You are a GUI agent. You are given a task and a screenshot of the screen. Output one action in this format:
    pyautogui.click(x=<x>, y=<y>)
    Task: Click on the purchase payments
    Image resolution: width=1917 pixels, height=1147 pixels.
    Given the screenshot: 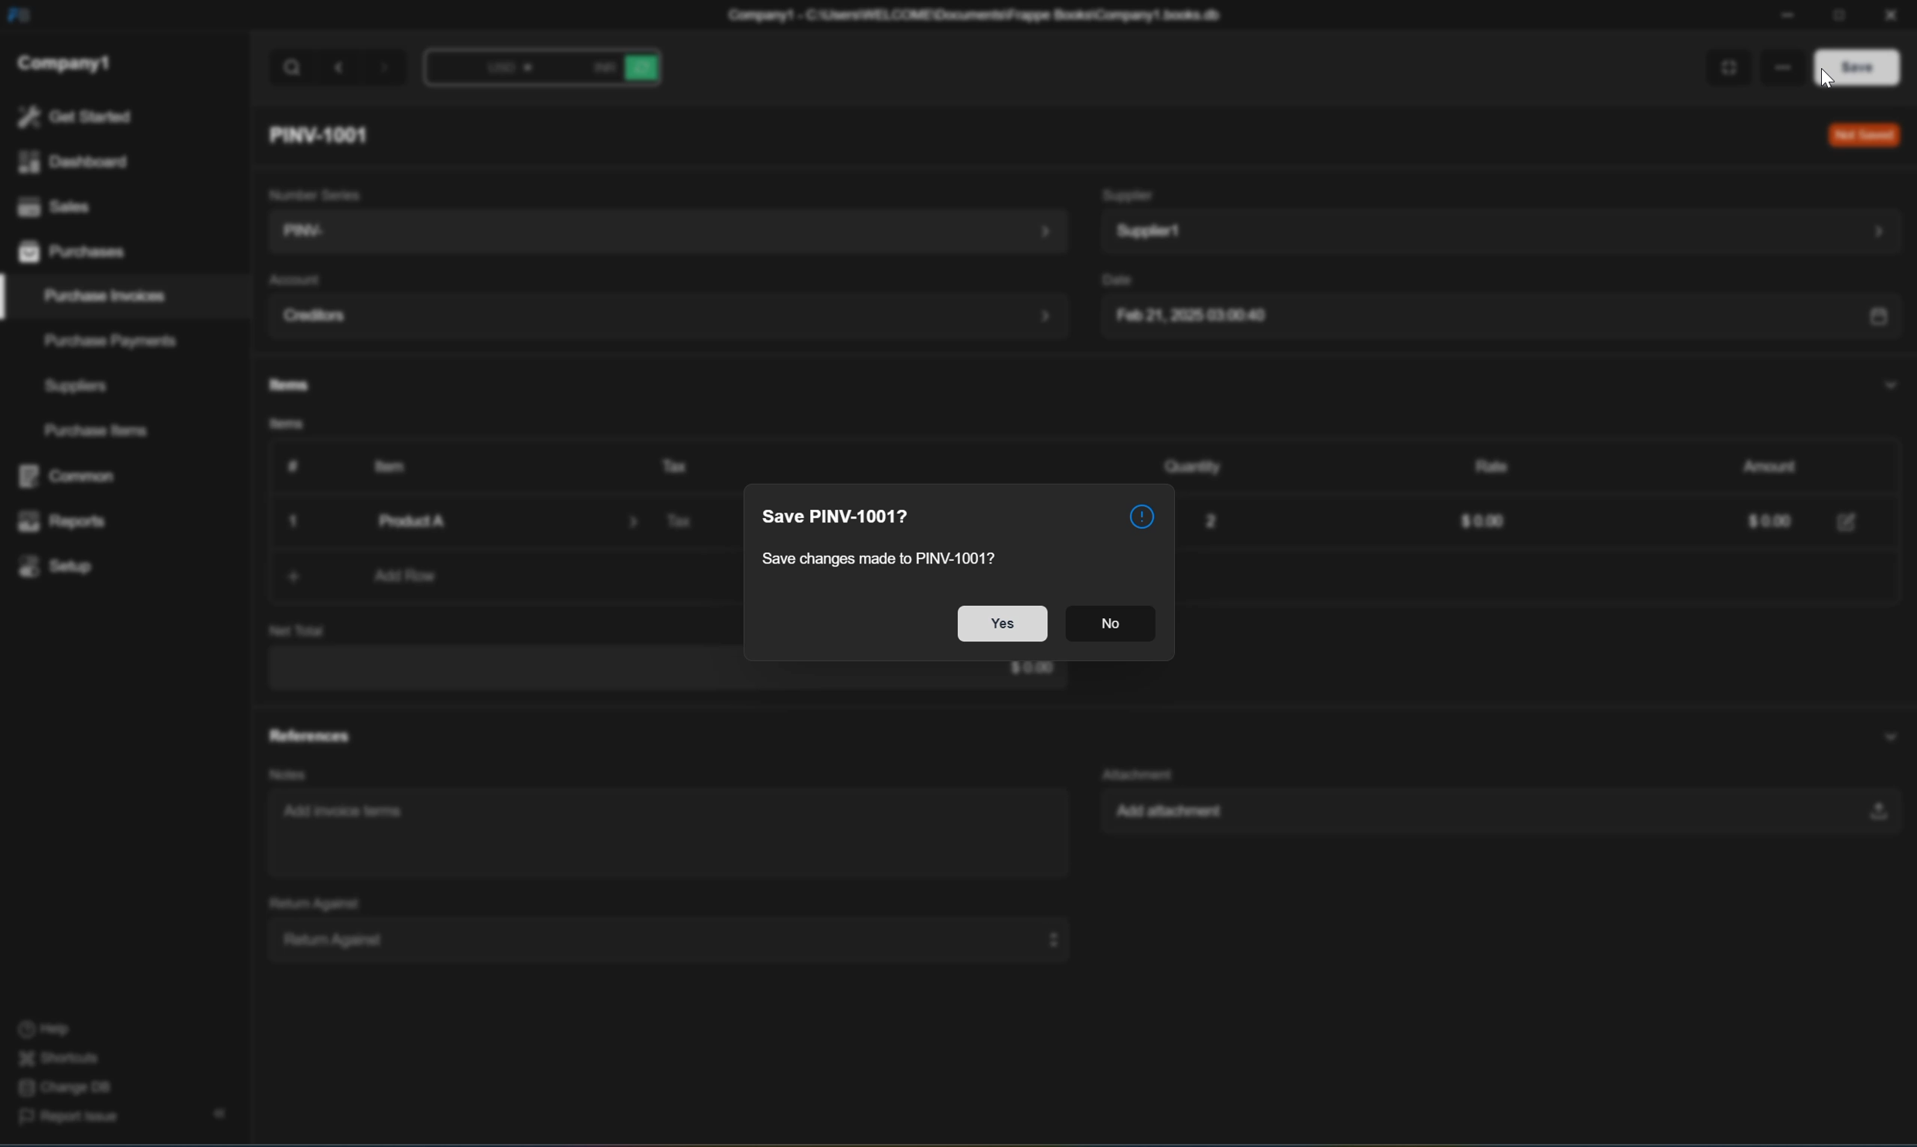 What is the action you would take?
    pyautogui.click(x=99, y=340)
    